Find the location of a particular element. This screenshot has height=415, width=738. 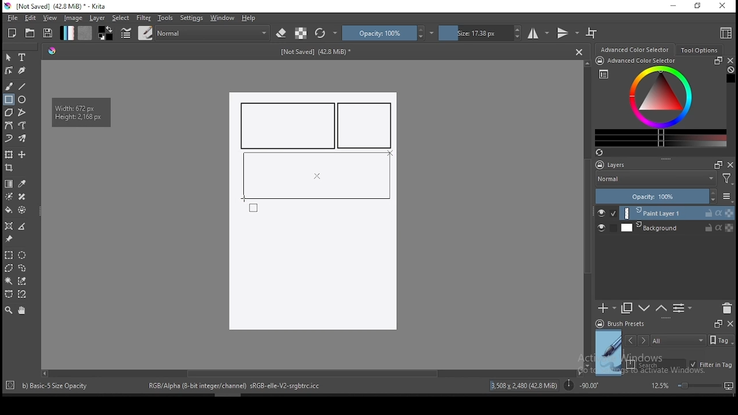

close docker is located at coordinates (730, 61).